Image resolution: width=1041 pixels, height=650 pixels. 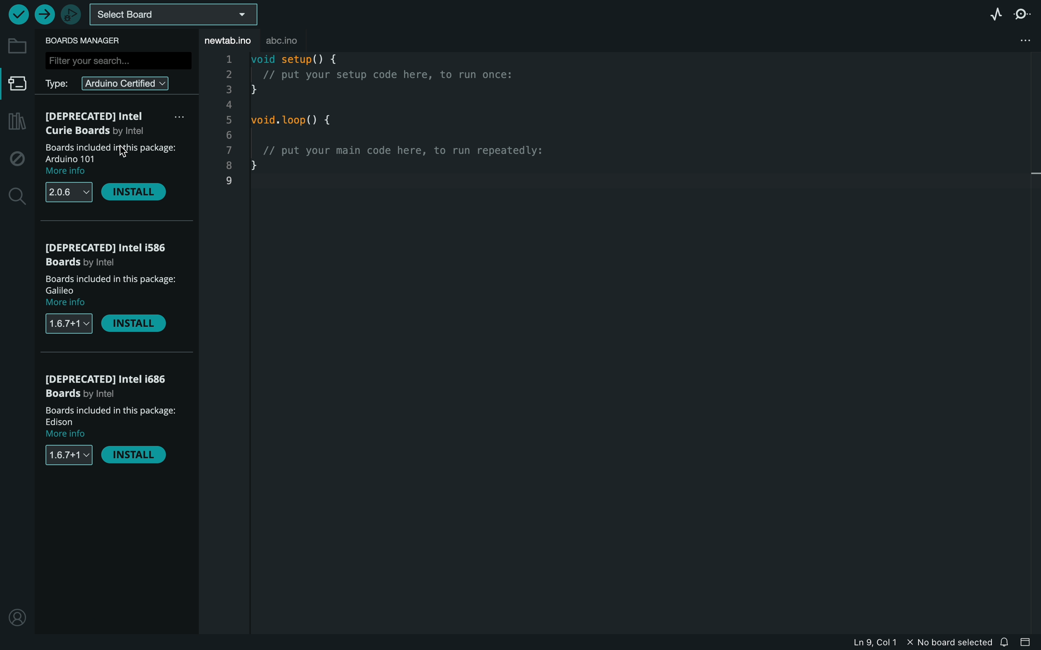 What do you see at coordinates (16, 616) in the screenshot?
I see `profile` at bounding box center [16, 616].